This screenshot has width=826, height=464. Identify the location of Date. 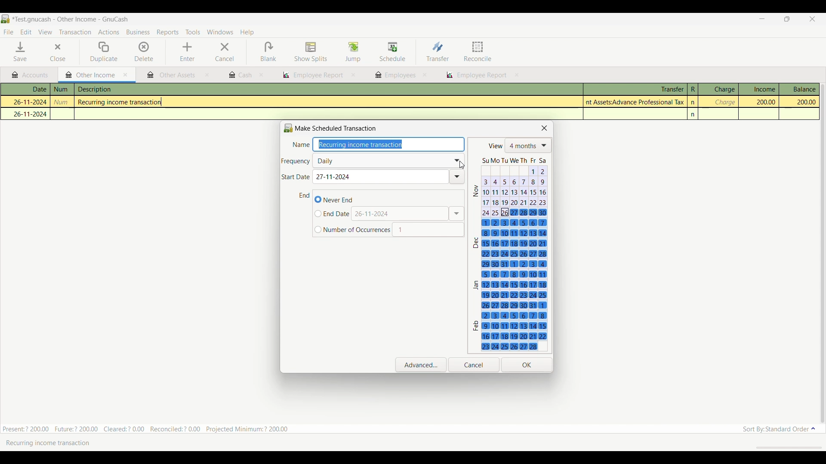
(30, 89).